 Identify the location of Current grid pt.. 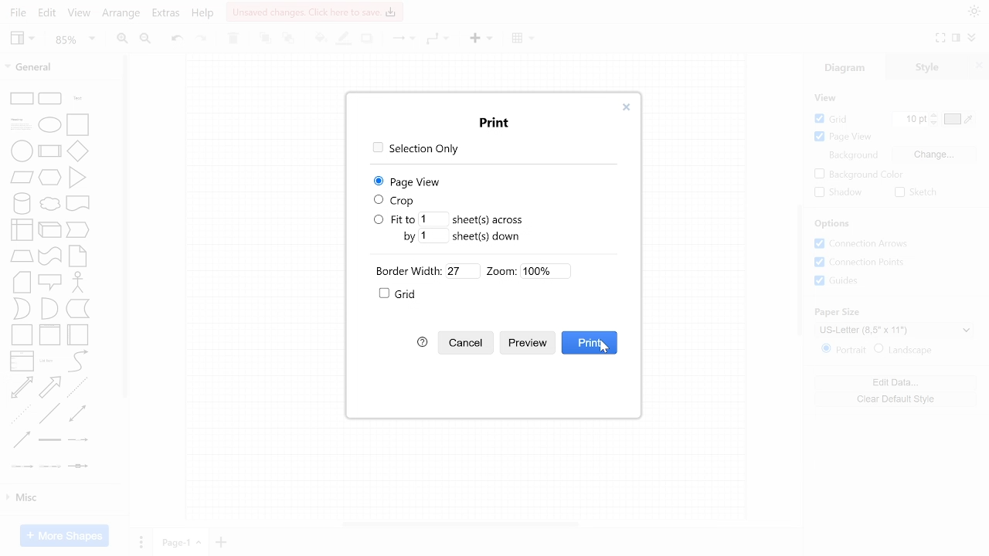
(909, 119).